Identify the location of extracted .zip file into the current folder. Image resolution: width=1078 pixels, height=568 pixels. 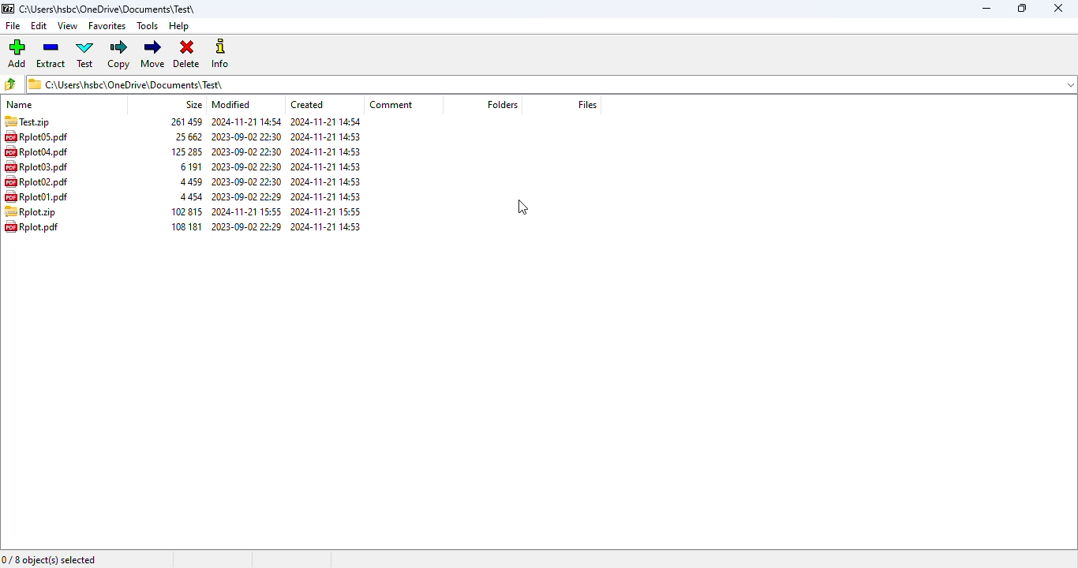
(32, 211).